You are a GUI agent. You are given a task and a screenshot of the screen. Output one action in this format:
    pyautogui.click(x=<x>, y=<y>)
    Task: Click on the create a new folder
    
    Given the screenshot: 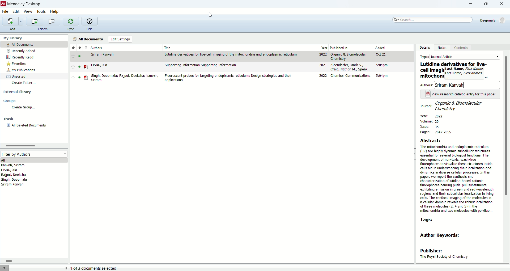 What is the action you would take?
    pyautogui.click(x=35, y=21)
    